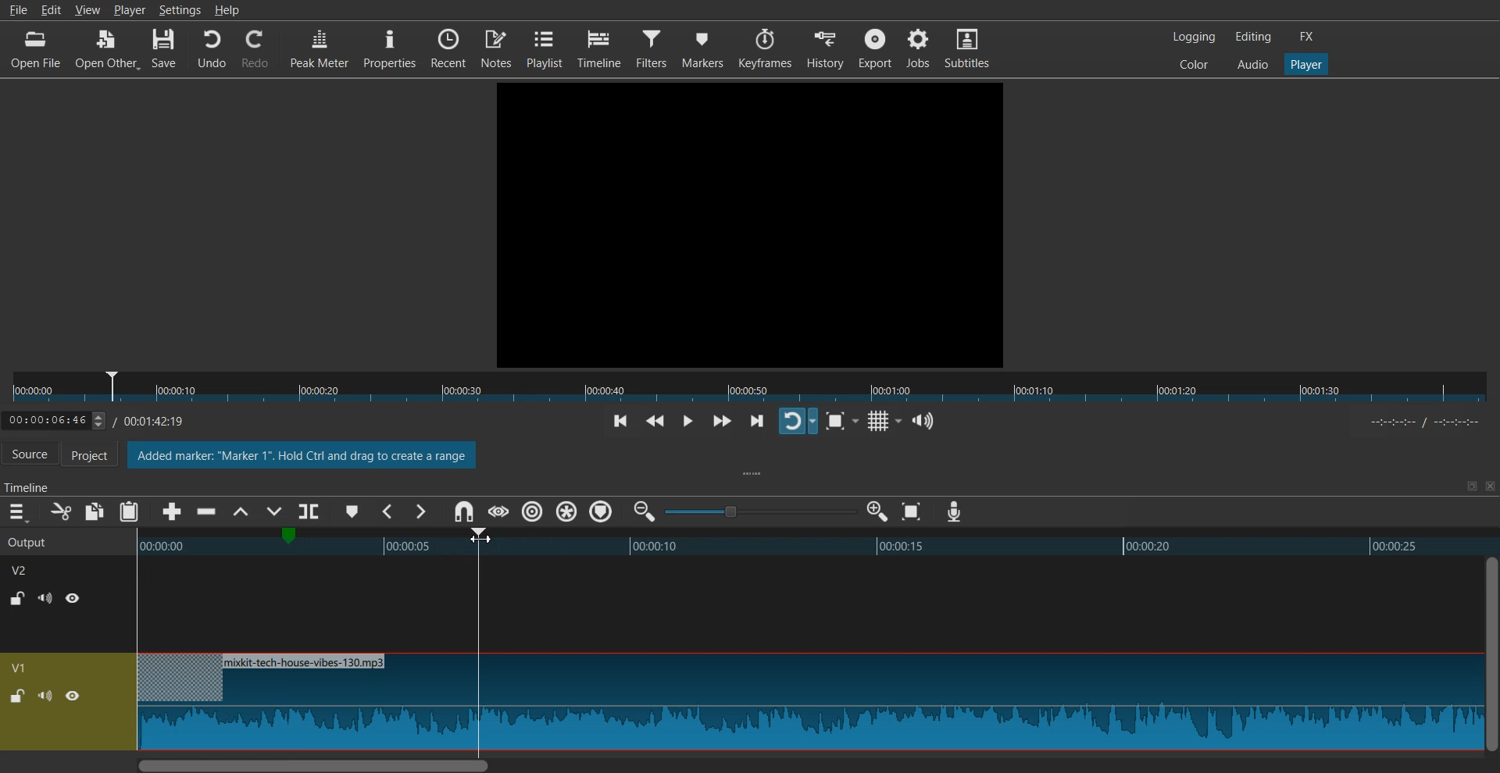 The image size is (1500, 773). I want to click on Ripple delete, so click(207, 512).